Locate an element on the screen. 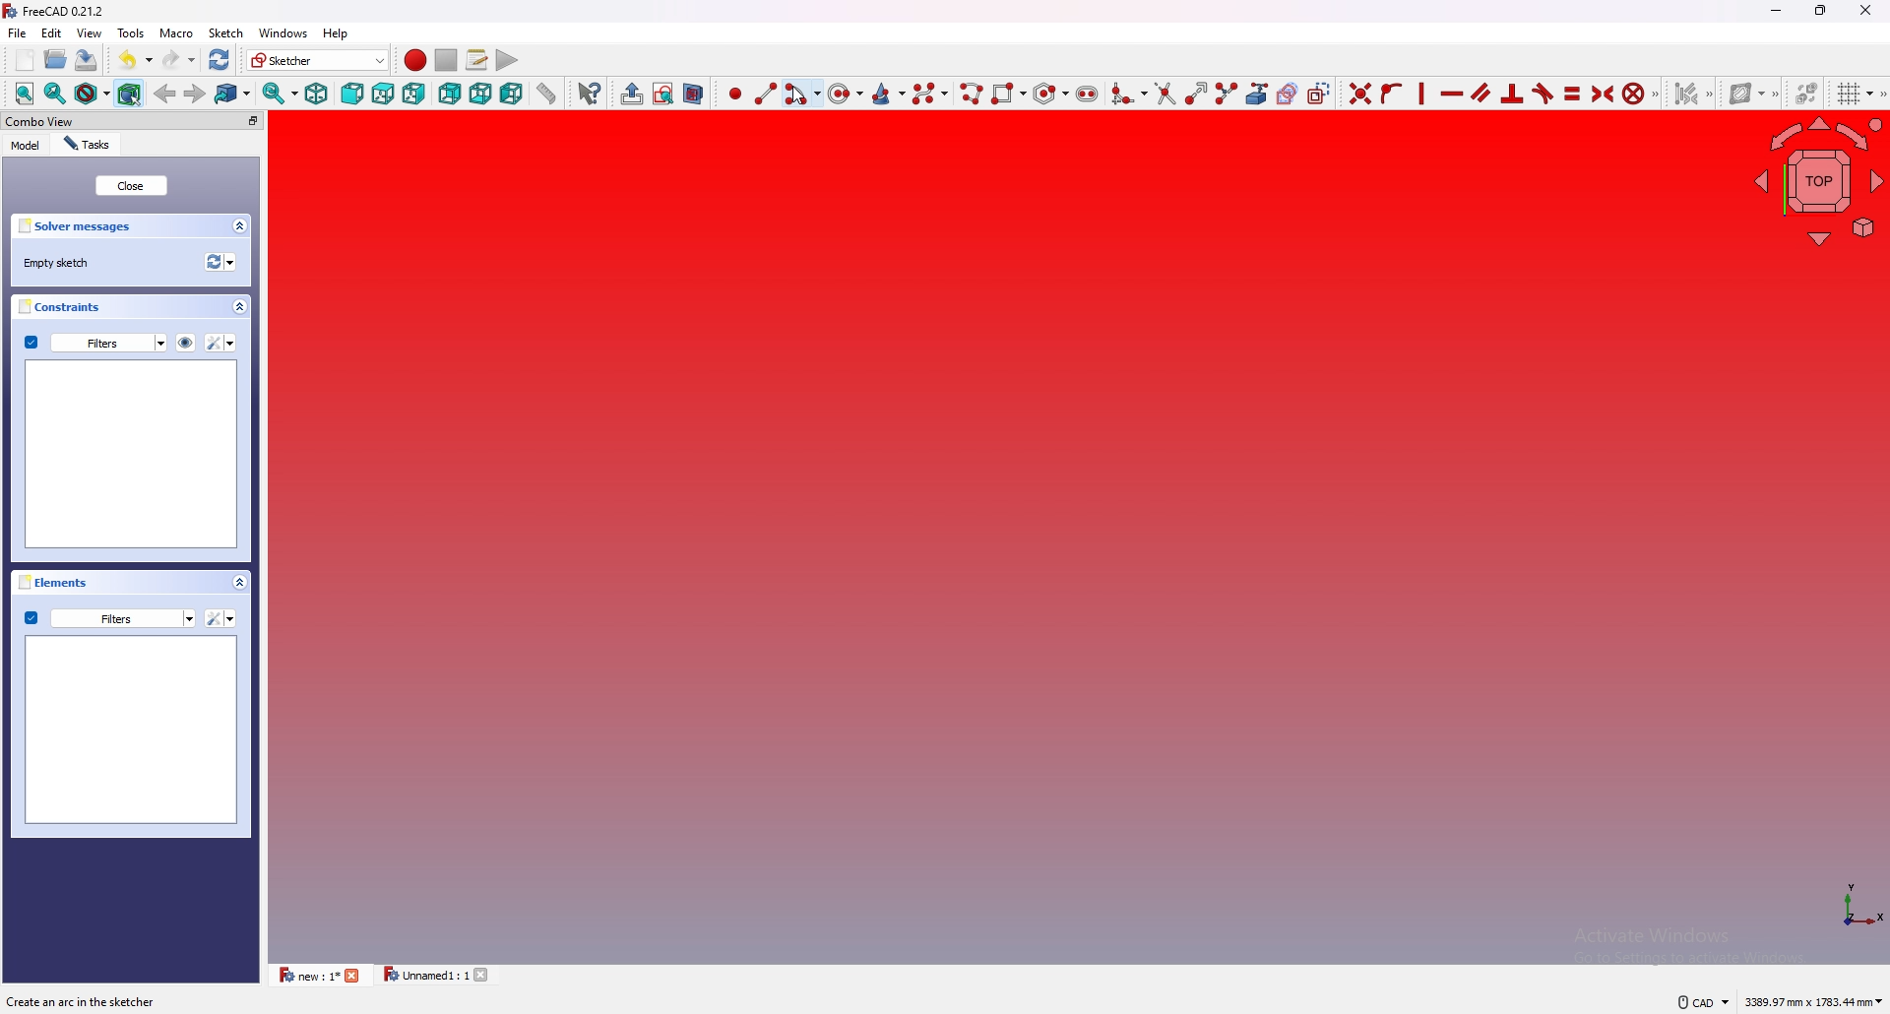 The image size is (1890, 1014). Unnamed1 : 1 is located at coordinates (423, 975).